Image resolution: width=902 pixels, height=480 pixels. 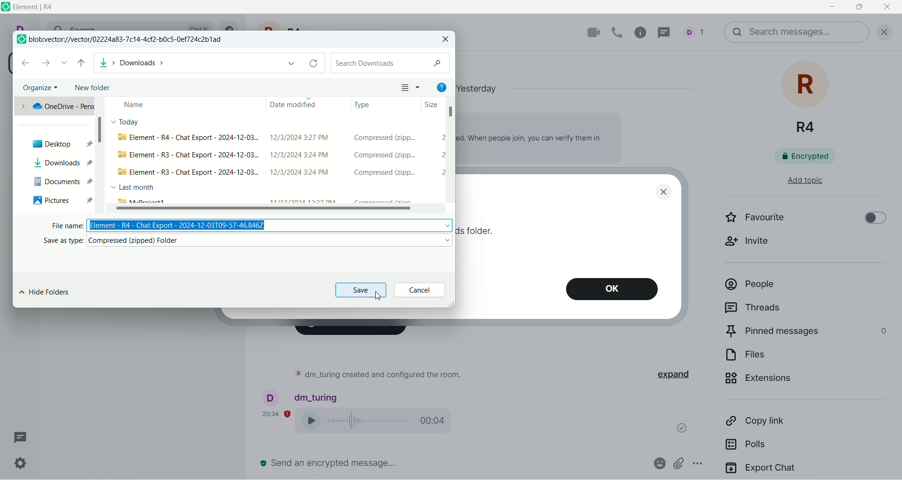 I want to click on logo, so click(x=21, y=39).